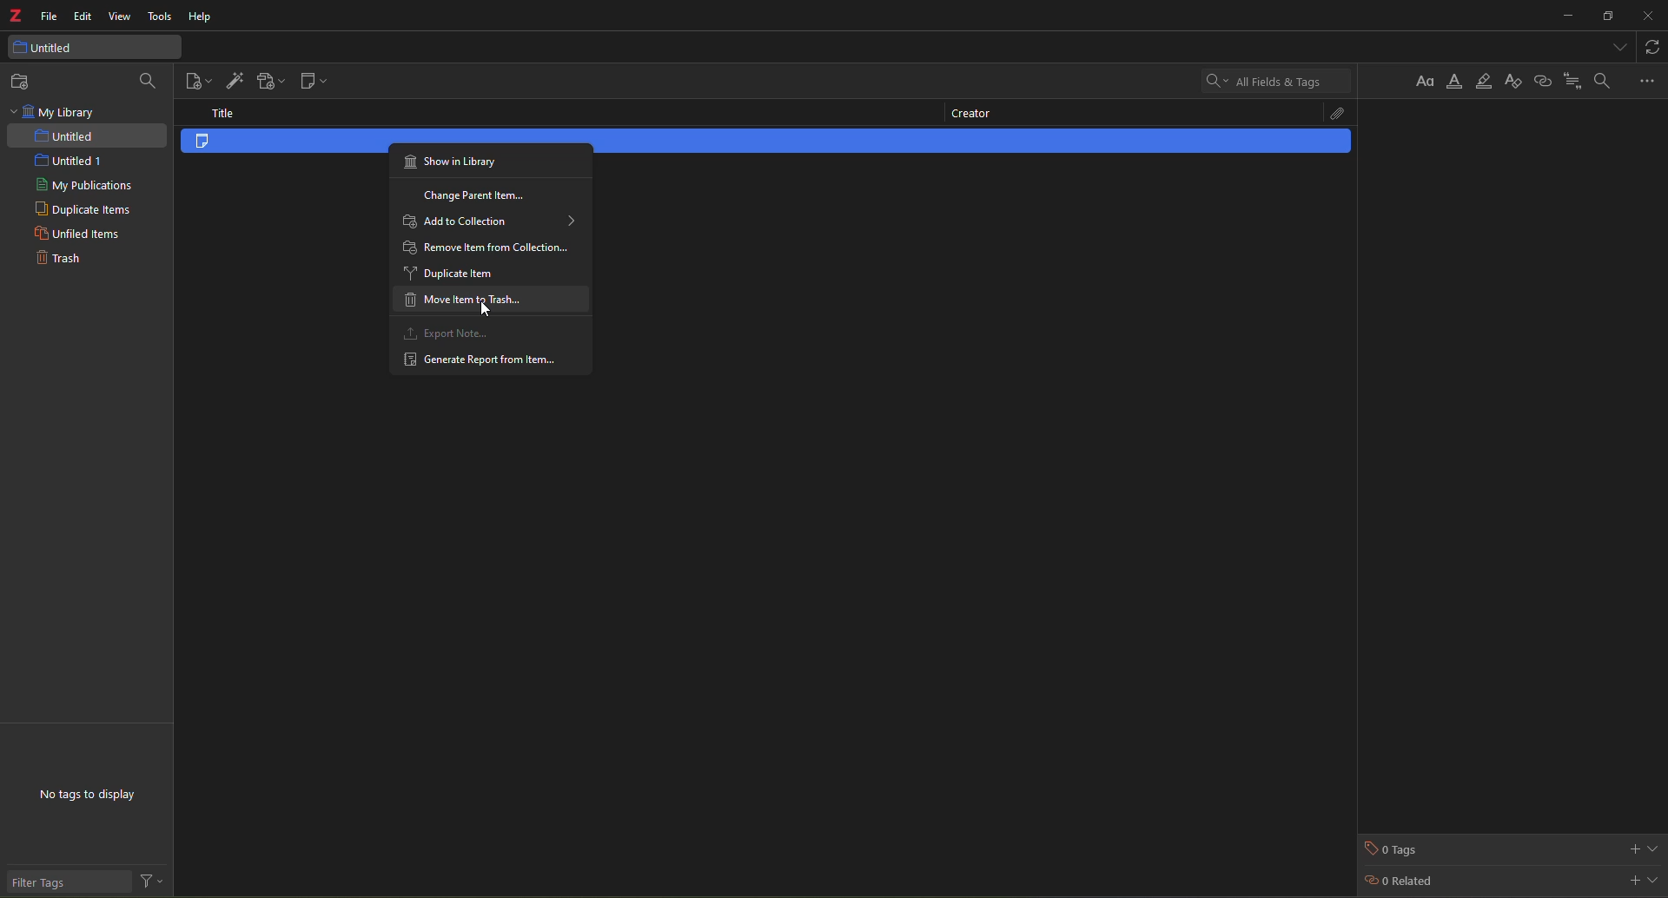 This screenshot has width=1668, height=898. Describe the element at coordinates (202, 19) in the screenshot. I see `help` at that location.